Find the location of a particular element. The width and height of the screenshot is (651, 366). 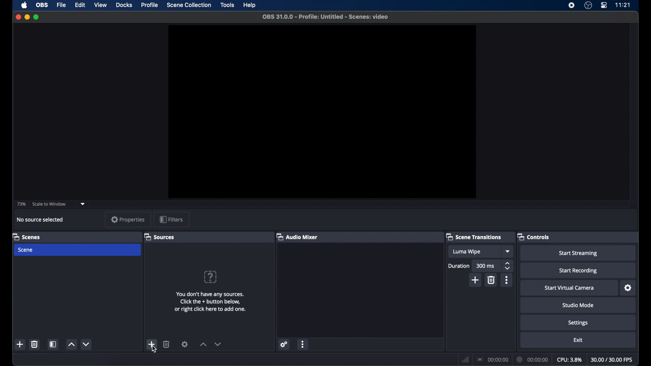

scale to window is located at coordinates (49, 204).